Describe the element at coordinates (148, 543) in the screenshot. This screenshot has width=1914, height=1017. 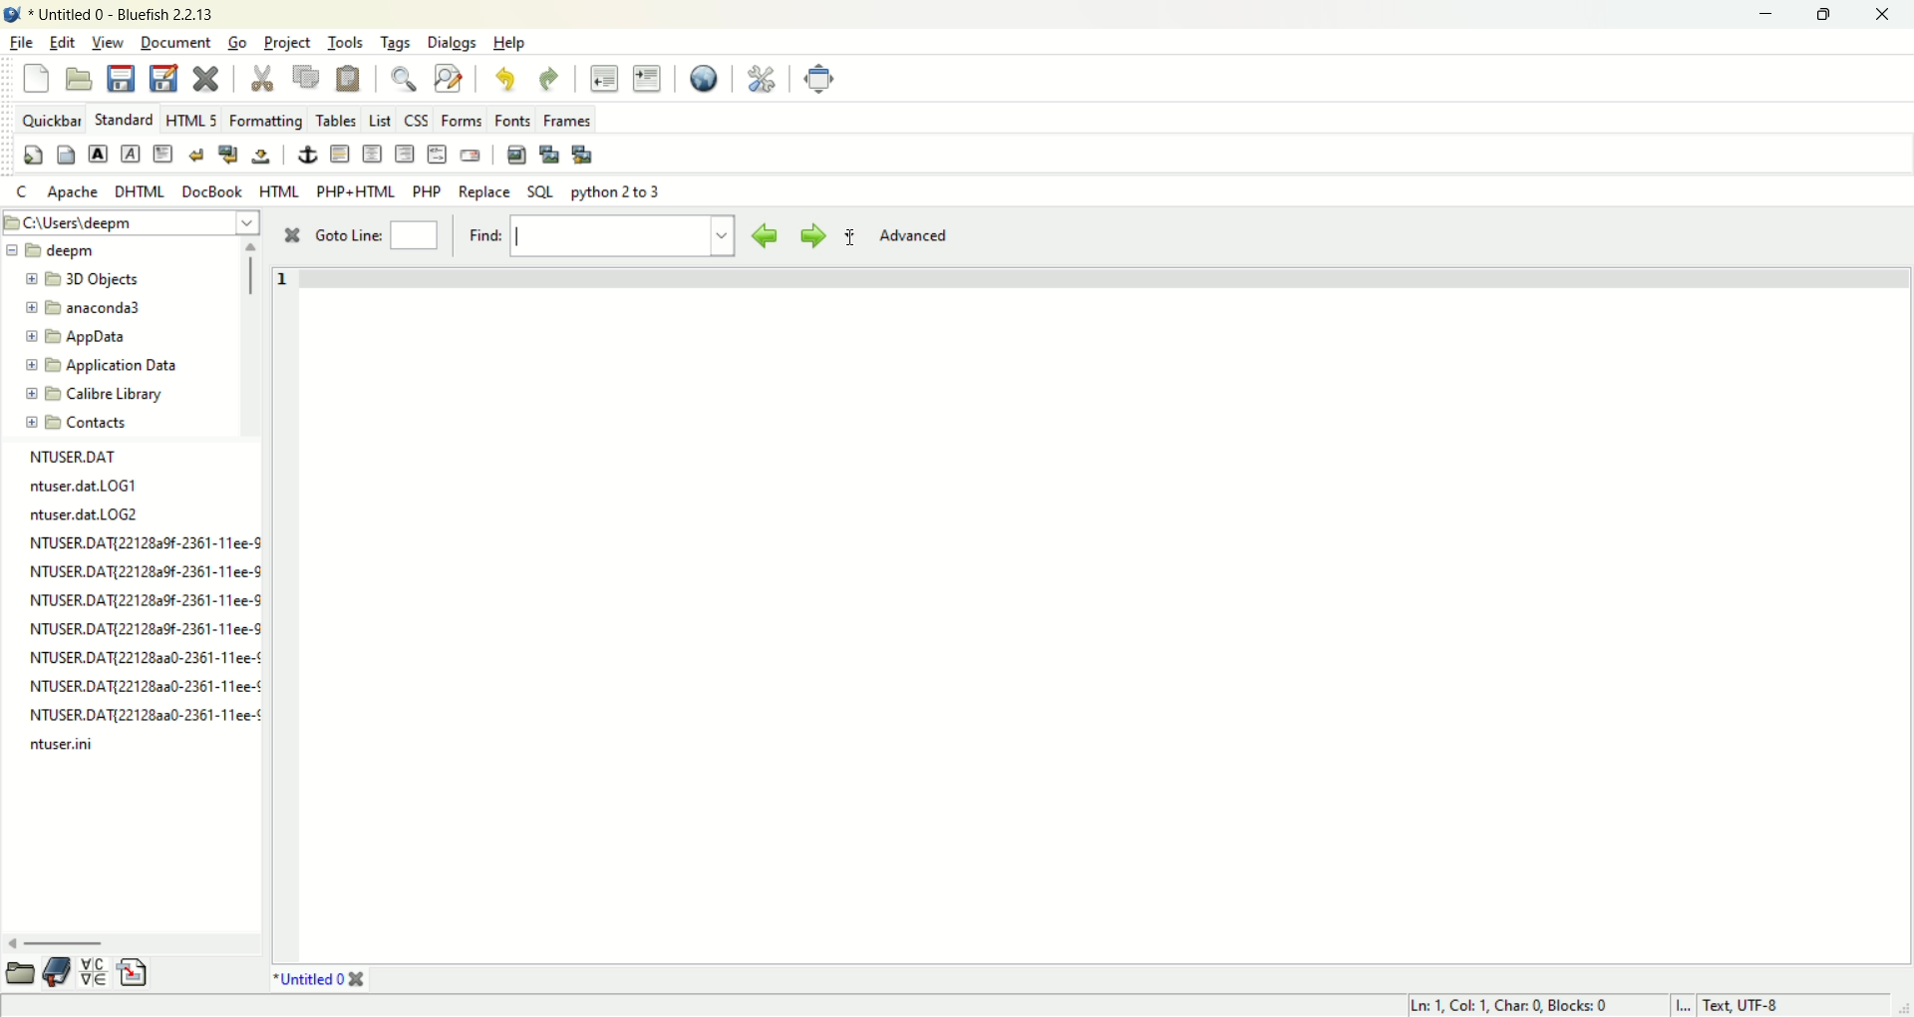
I see `NTUSER.DAT{2212829f-2361-11ee-9` at that location.